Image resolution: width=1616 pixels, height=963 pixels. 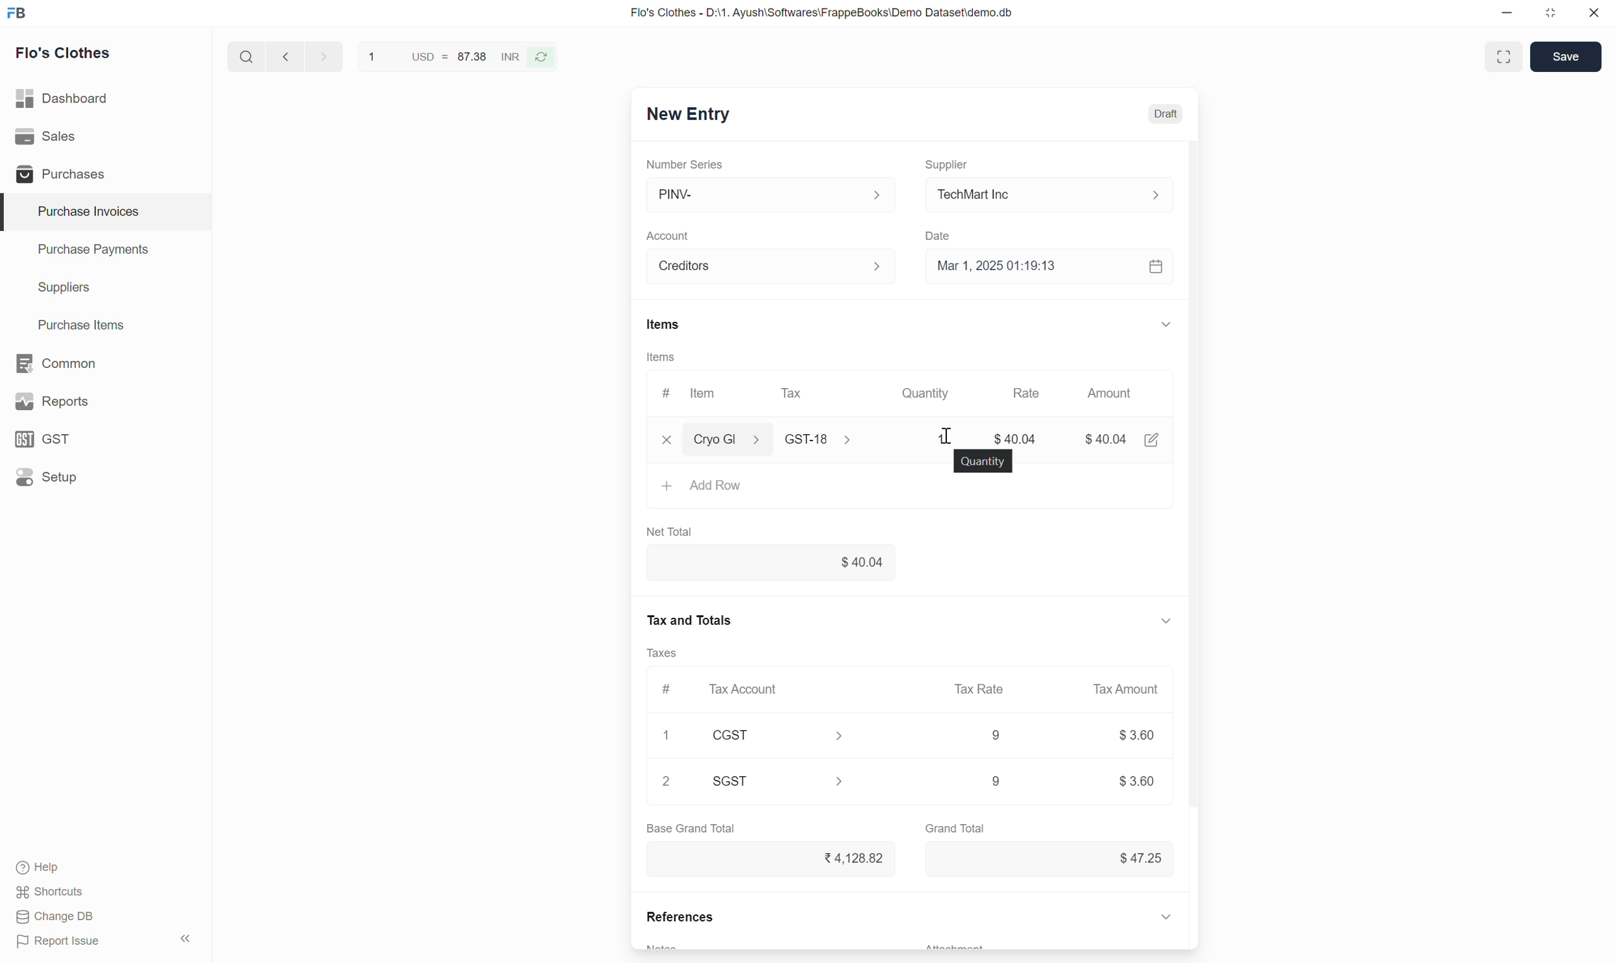 I want to click on Tax and Totals, so click(x=691, y=618).